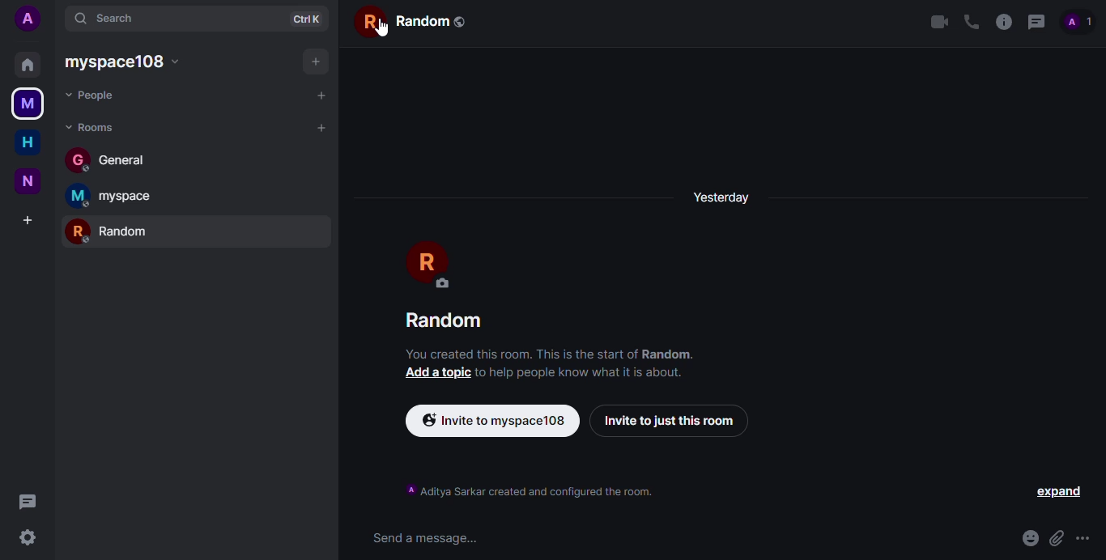  Describe the element at coordinates (314, 60) in the screenshot. I see `add` at that location.